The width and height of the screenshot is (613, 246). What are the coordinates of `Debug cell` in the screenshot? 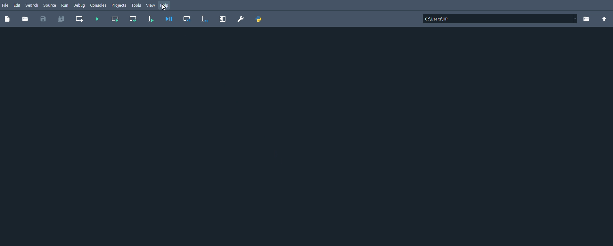 It's located at (186, 19).